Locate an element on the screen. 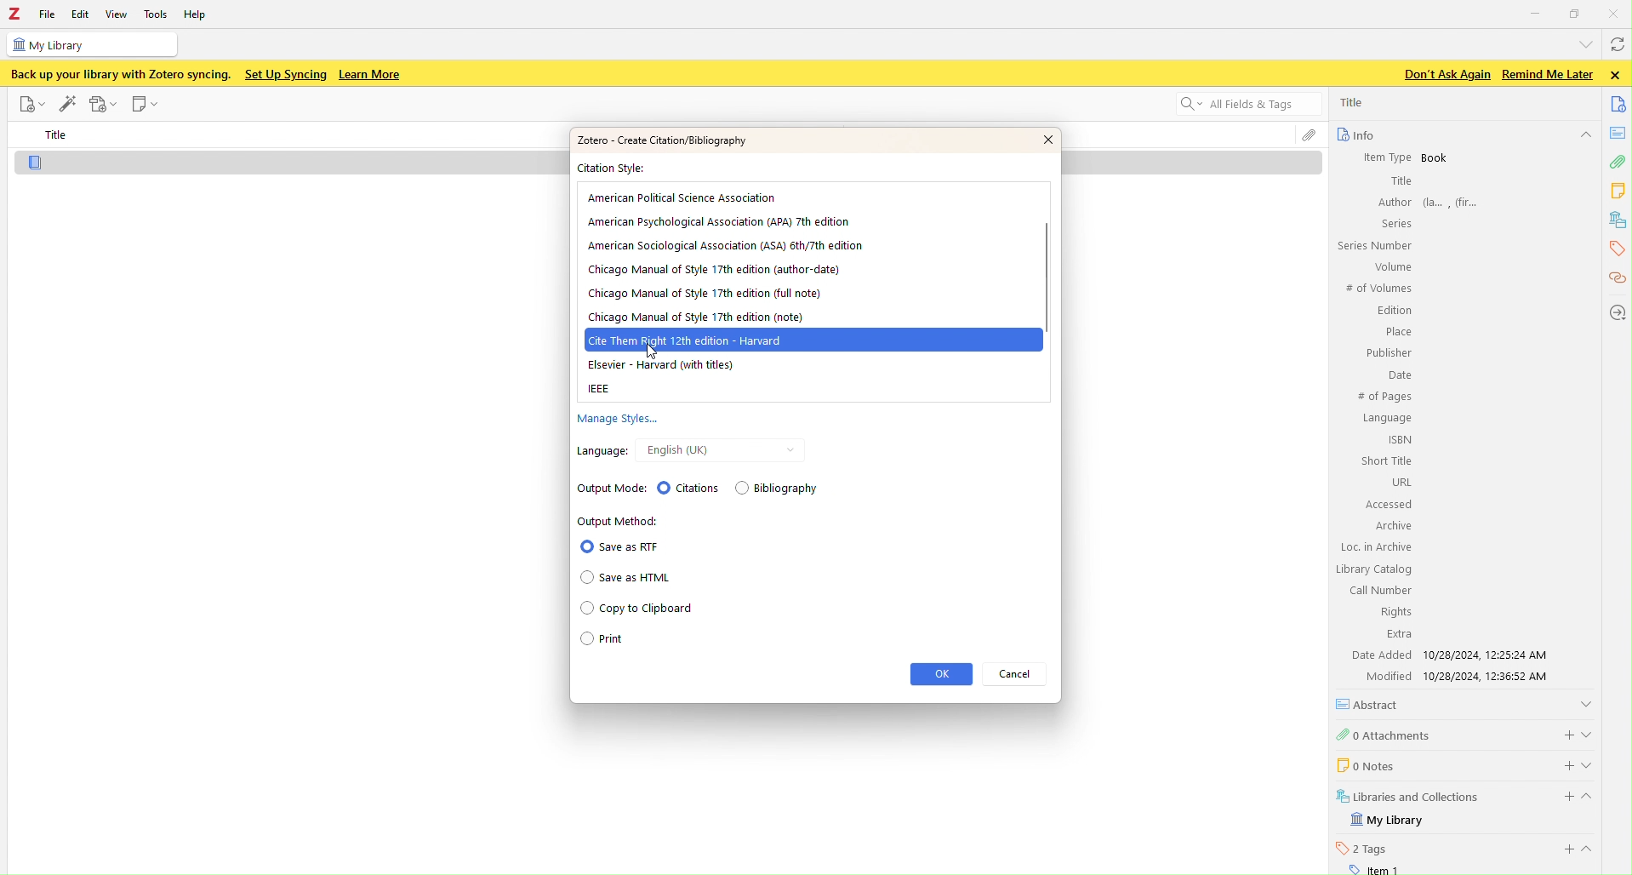 This screenshot has width=1632, height=875. Zotero is located at coordinates (14, 14).